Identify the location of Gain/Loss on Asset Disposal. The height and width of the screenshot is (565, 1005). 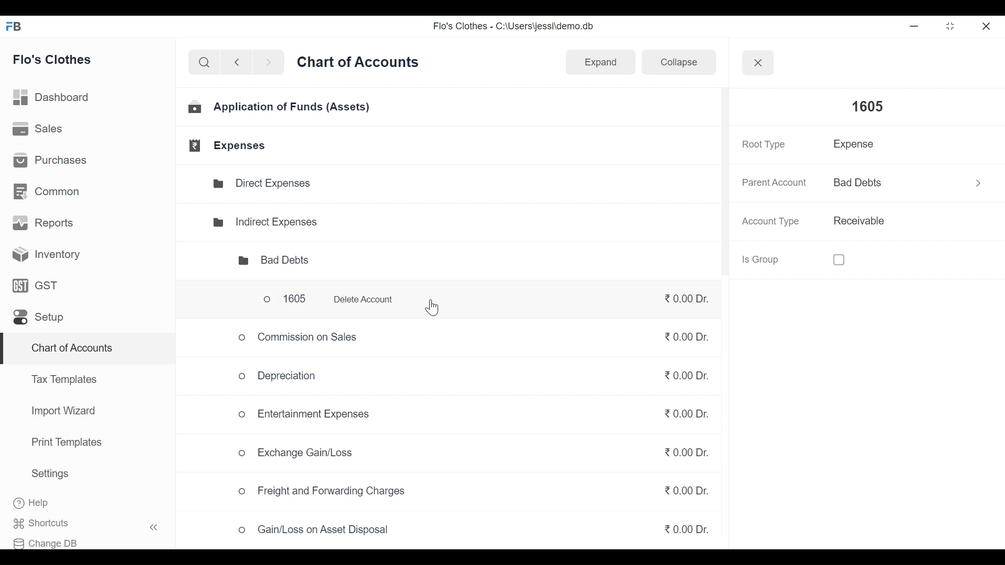
(315, 533).